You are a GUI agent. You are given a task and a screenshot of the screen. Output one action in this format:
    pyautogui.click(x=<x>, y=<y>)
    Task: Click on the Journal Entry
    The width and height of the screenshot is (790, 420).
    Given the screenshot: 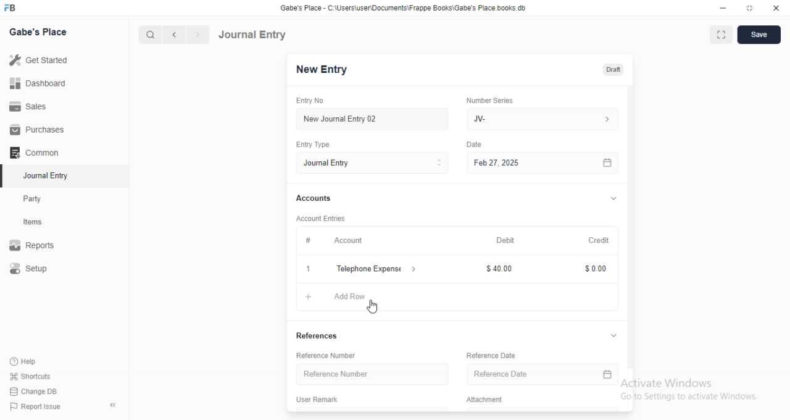 What is the action you would take?
    pyautogui.click(x=372, y=163)
    